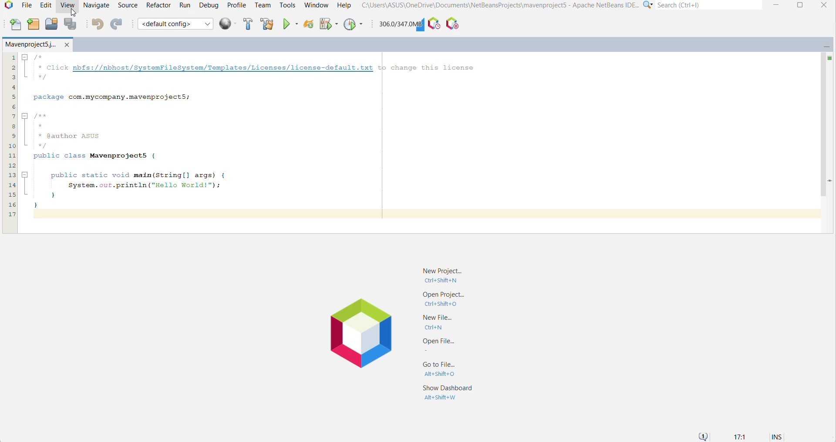 This screenshot has width=836, height=442. Describe the element at coordinates (400, 23) in the screenshot. I see `Click to force garbage collection` at that location.